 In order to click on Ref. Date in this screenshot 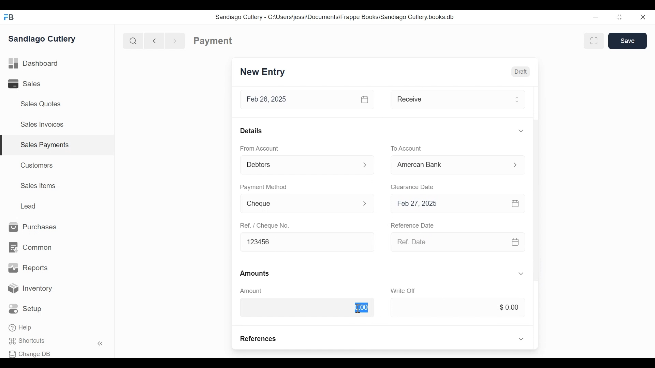, I will do `click(445, 242)`.